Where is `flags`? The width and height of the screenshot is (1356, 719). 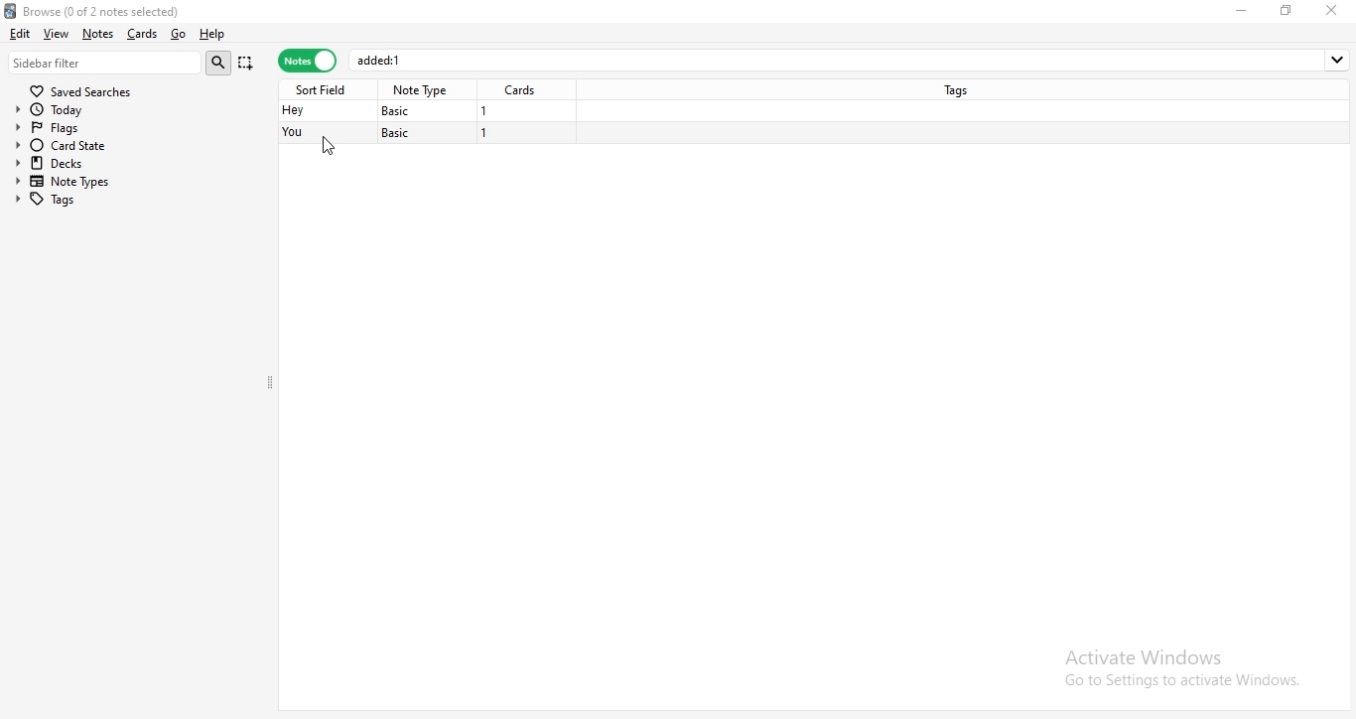
flags is located at coordinates (67, 126).